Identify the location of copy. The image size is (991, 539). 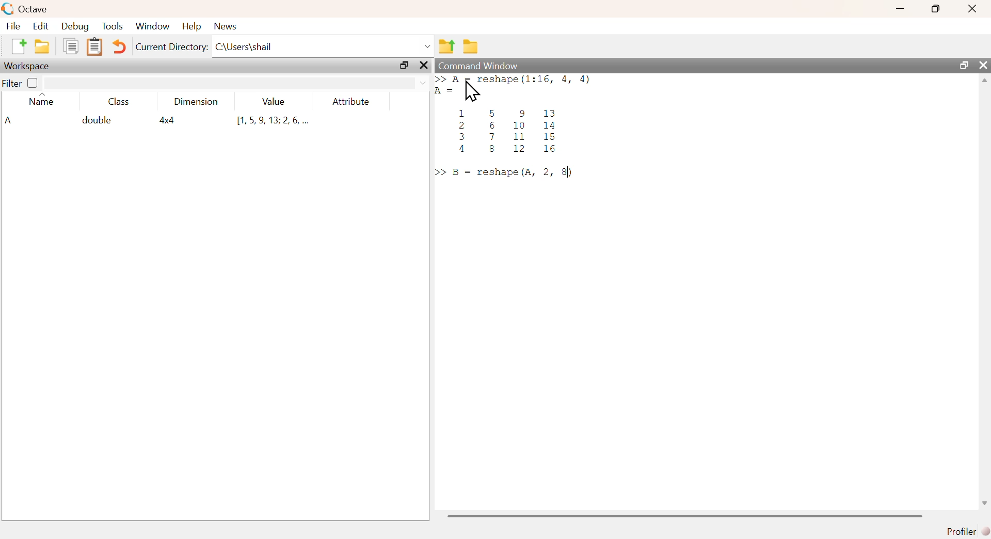
(72, 47).